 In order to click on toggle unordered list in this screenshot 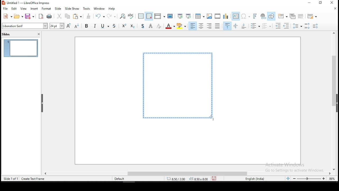, I will do `click(255, 26)`.